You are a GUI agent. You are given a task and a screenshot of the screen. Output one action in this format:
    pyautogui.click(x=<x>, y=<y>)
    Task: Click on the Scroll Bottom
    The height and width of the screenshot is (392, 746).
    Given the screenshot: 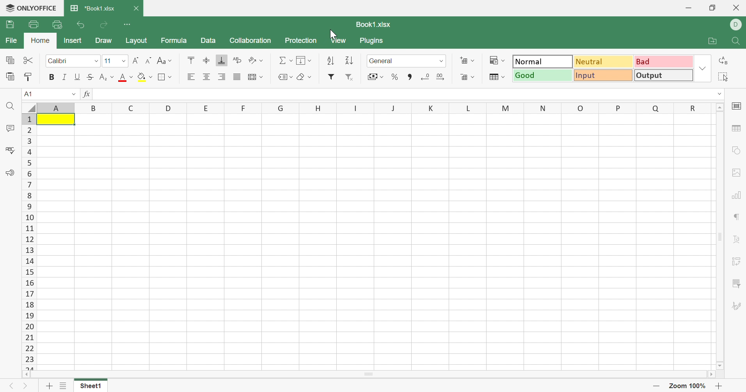 What is the action you would take?
    pyautogui.click(x=719, y=366)
    